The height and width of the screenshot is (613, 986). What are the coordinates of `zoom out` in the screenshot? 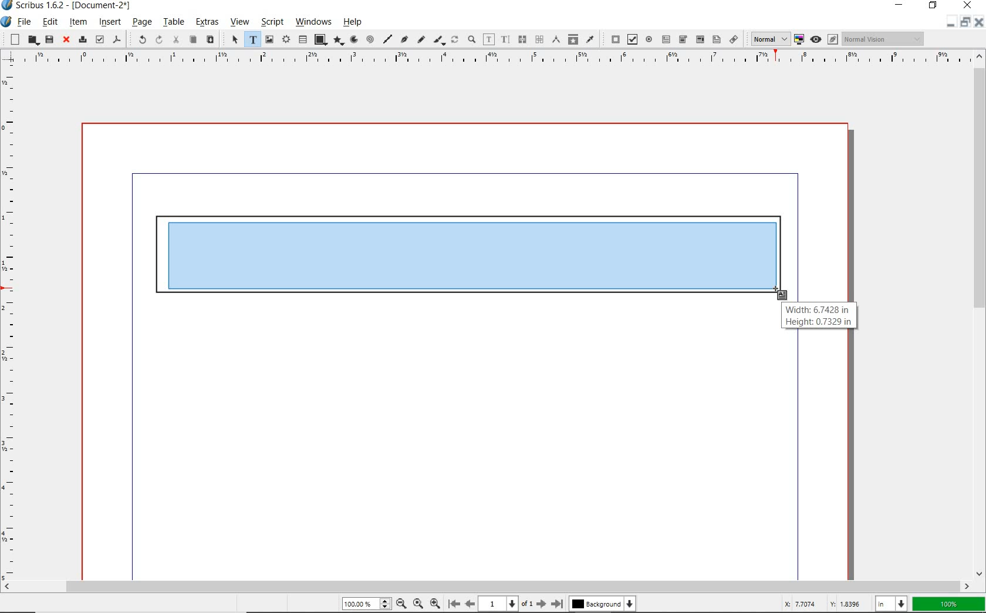 It's located at (435, 602).